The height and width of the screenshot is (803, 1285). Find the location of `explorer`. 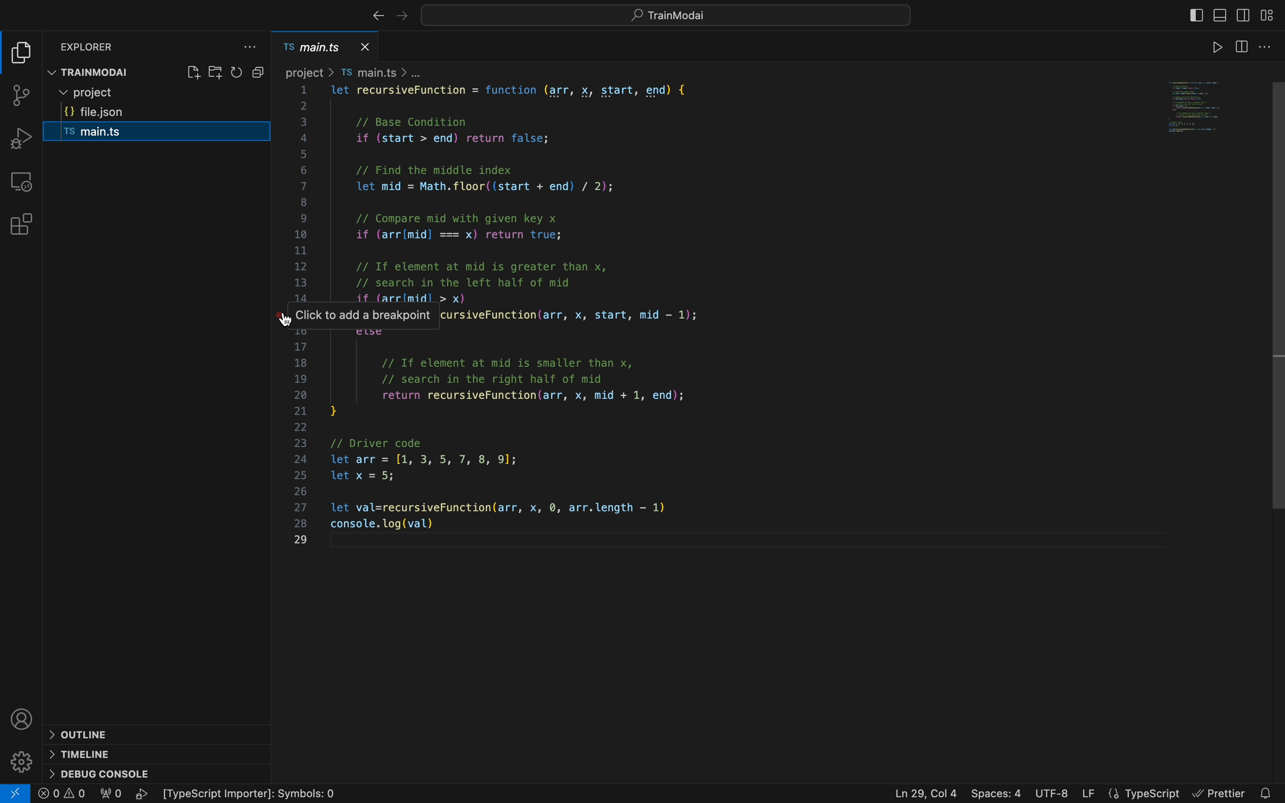

explorer is located at coordinates (93, 49).